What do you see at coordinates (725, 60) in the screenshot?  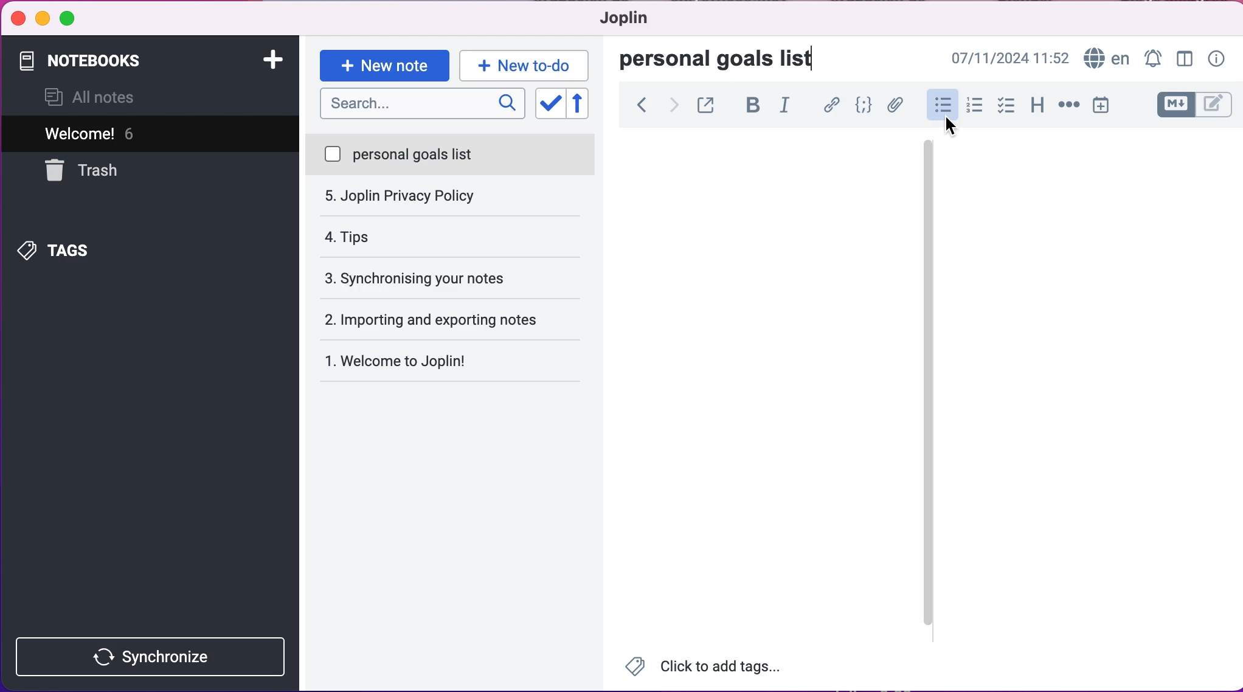 I see `personal goals list` at bounding box center [725, 60].